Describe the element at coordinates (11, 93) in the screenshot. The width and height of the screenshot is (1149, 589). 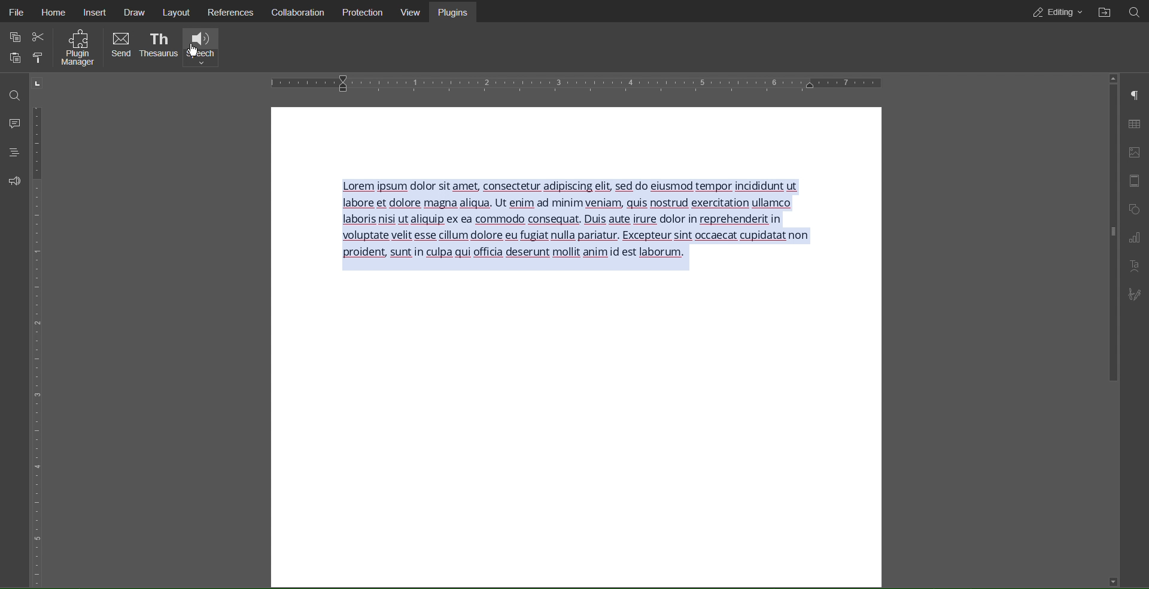
I see `Search` at that location.